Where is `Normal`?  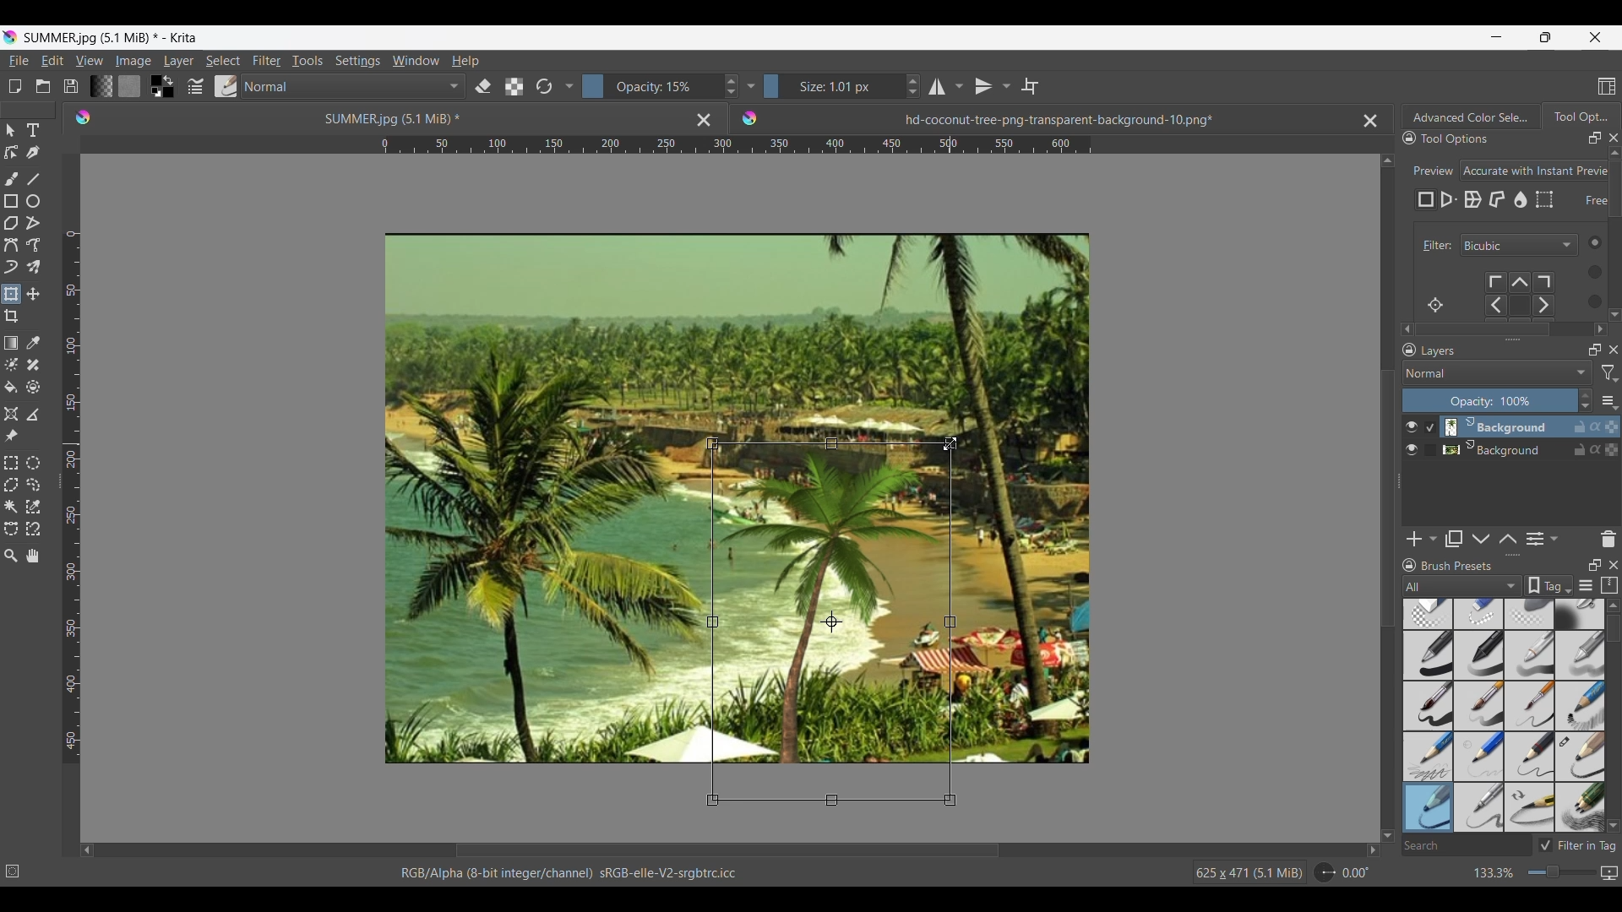
Normal is located at coordinates (353, 86).